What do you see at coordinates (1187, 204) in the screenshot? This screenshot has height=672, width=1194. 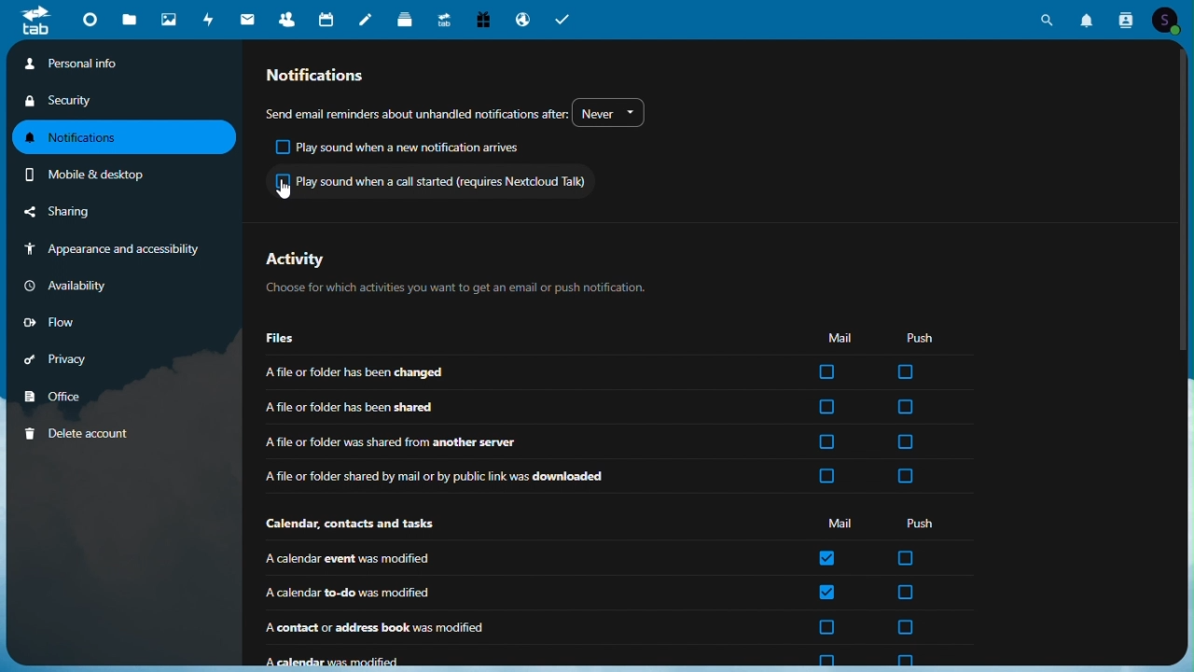 I see `Vertical scrollbar` at bounding box center [1187, 204].